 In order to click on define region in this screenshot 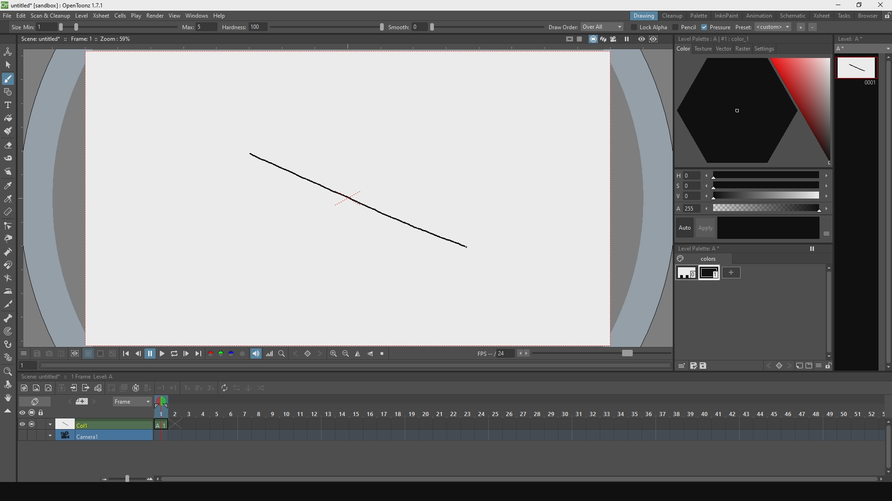, I will do `click(660, 40)`.